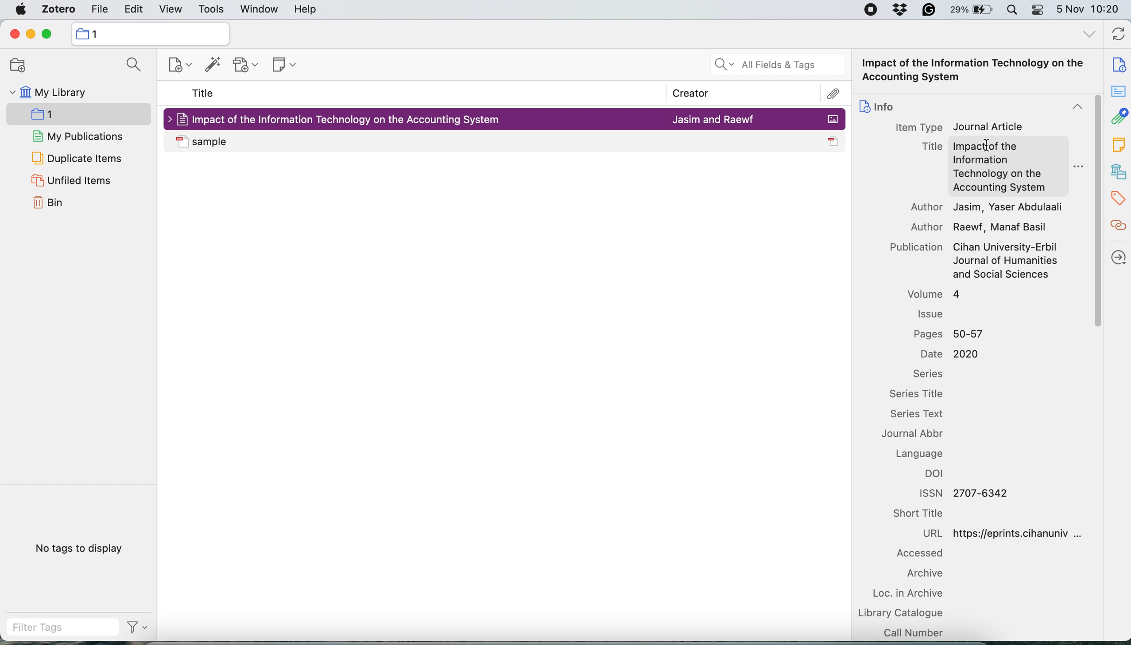 This screenshot has width=1131, height=645. What do you see at coordinates (958, 127) in the screenshot?
I see `Item Type Journal Article` at bounding box center [958, 127].